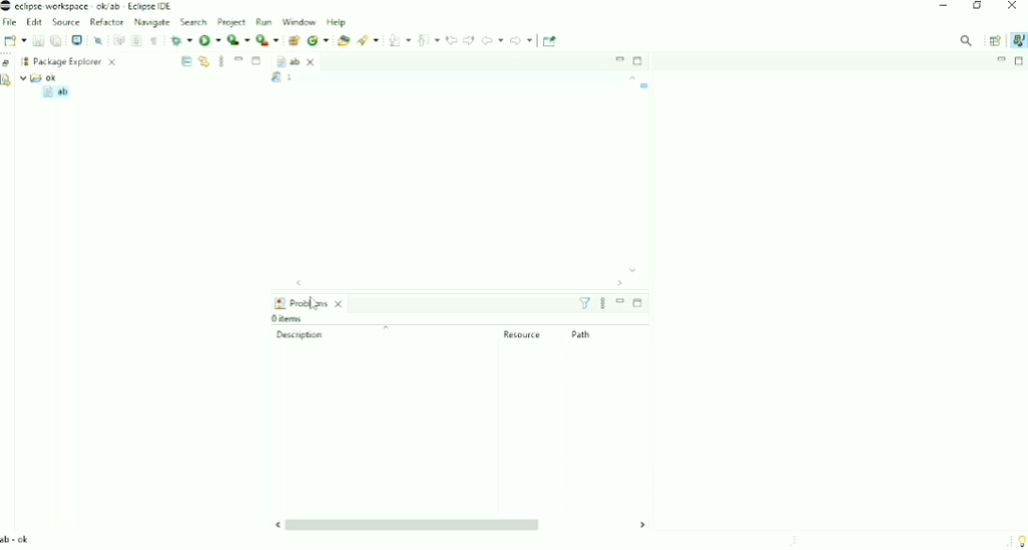 Image resolution: width=1028 pixels, height=550 pixels. I want to click on Open Perspective, so click(993, 40).